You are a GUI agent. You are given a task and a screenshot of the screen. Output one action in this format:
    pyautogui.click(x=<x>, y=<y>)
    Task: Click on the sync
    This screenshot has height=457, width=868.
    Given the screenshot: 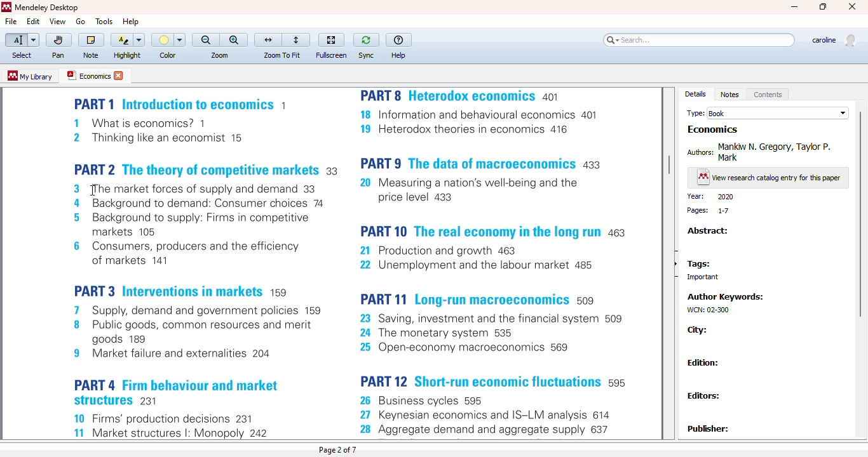 What is the action you would take?
    pyautogui.click(x=366, y=55)
    